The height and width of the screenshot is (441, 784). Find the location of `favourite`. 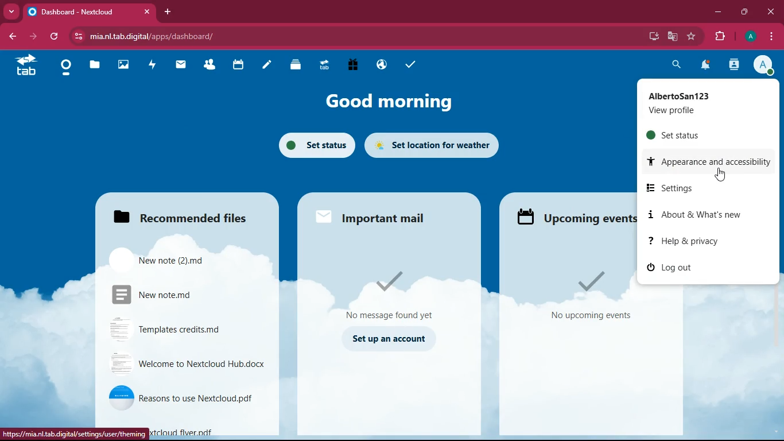

favourite is located at coordinates (692, 36).